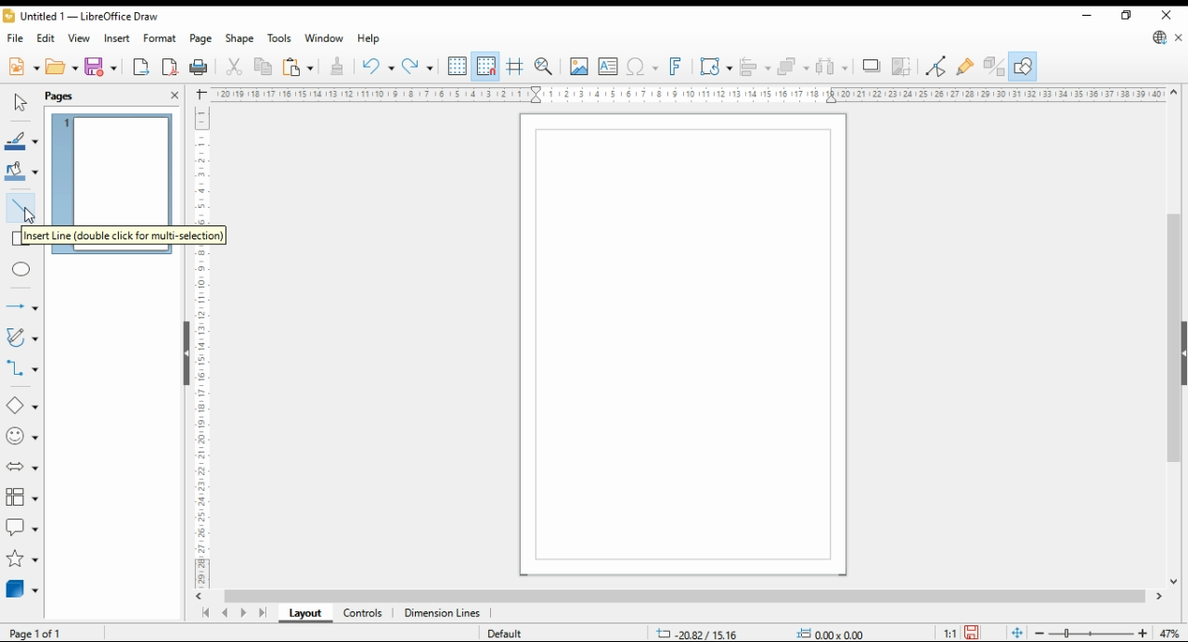  What do you see at coordinates (114, 162) in the screenshot?
I see `page 1` at bounding box center [114, 162].